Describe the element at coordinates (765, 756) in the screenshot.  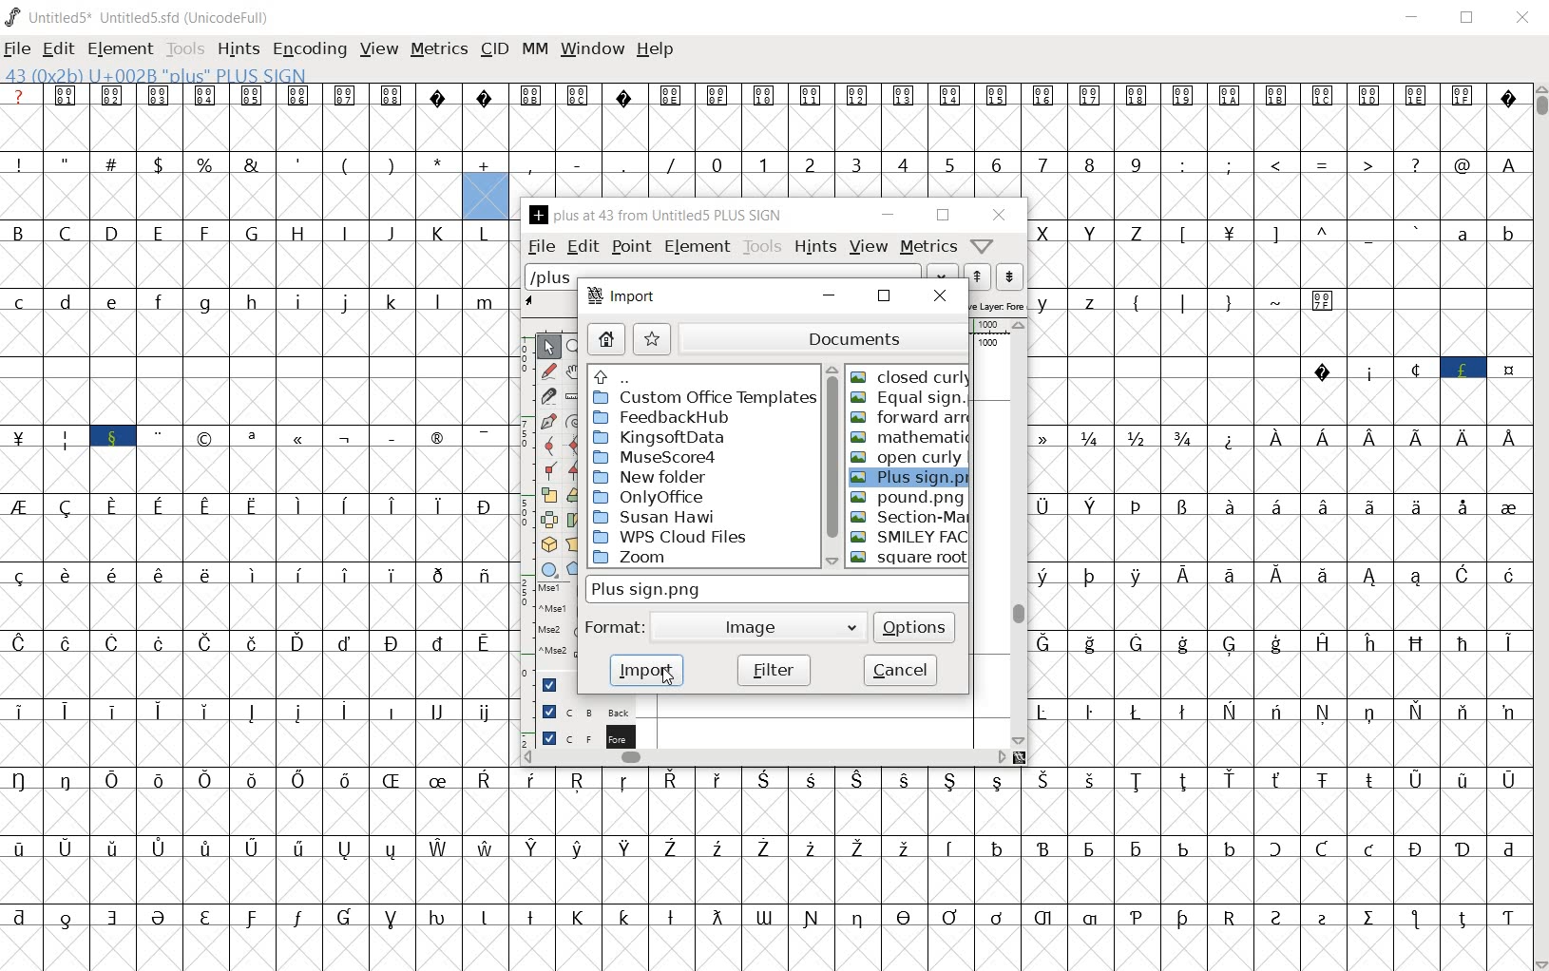
I see `scrollbar` at that location.